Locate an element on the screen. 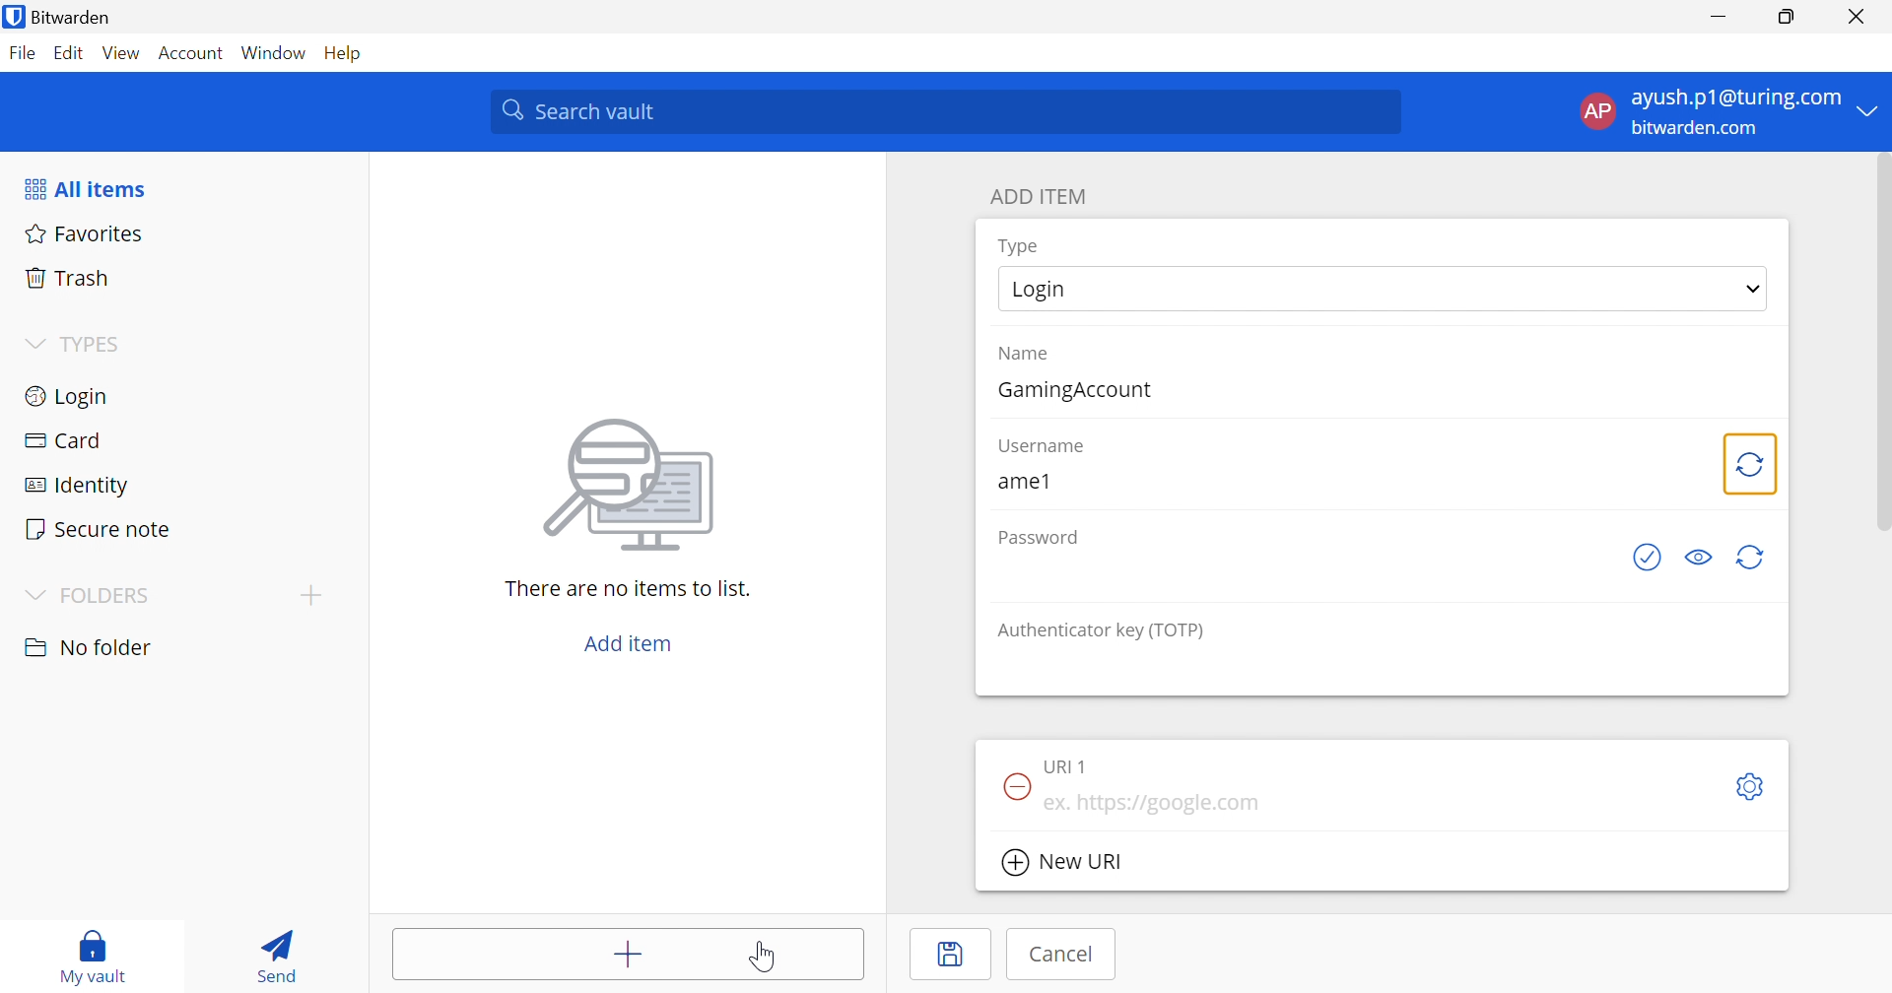 This screenshot has width=1892, height=993. bitwarden.com is located at coordinates (1696, 129).